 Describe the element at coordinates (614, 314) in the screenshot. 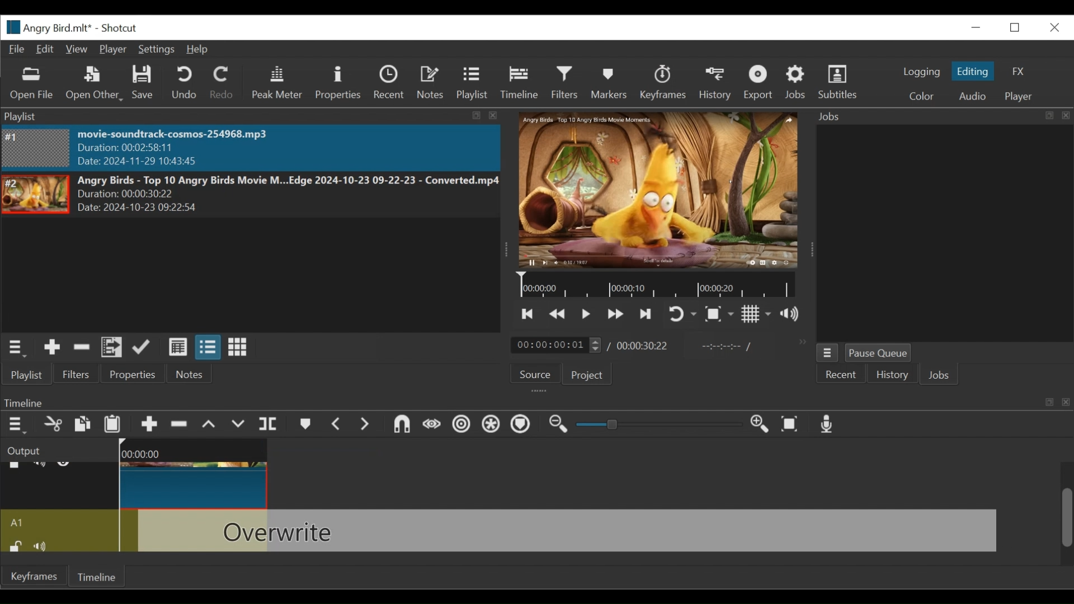

I see `Play quickly forward` at that location.